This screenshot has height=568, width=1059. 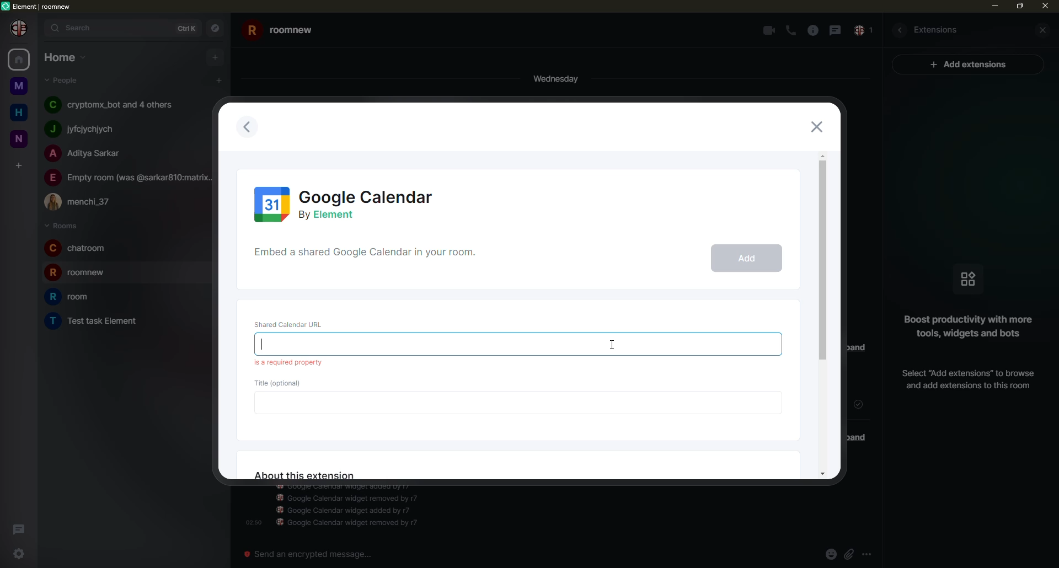 What do you see at coordinates (370, 256) in the screenshot?
I see `shared` at bounding box center [370, 256].